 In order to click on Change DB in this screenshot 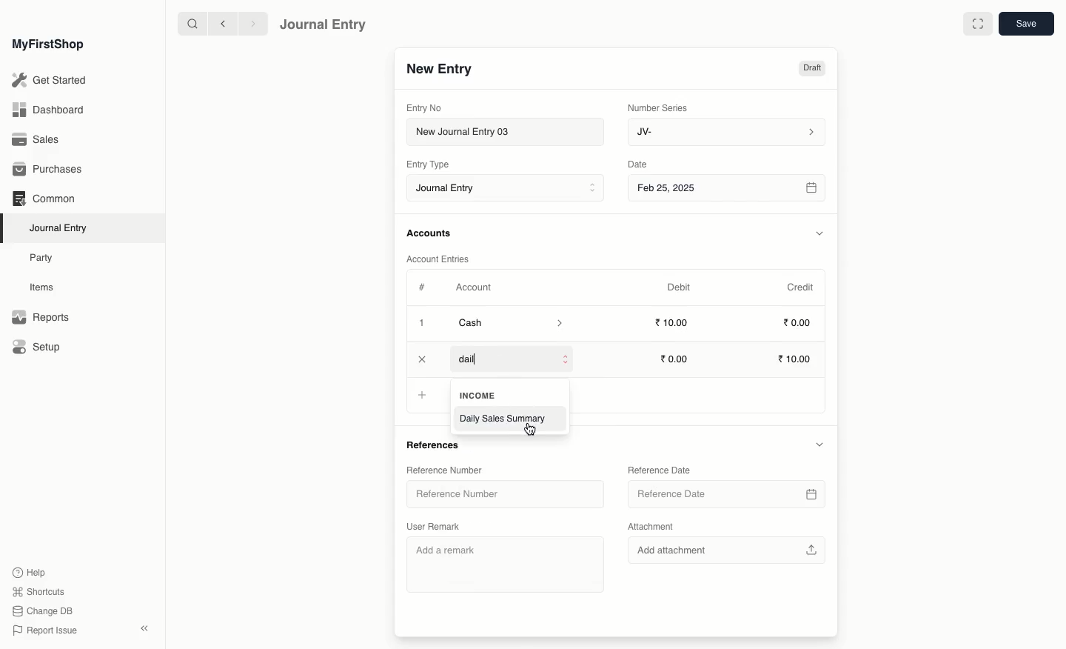, I will do `click(43, 612)`.